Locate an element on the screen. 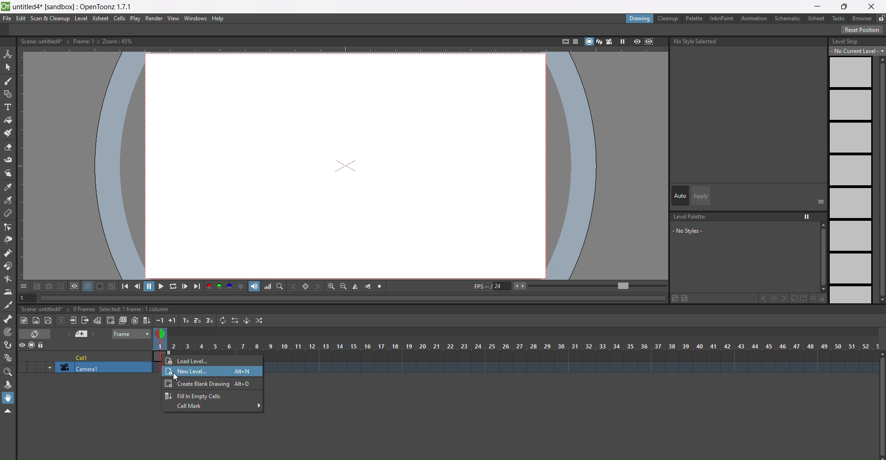 The image size is (886, 460). magnet tool is located at coordinates (8, 266).